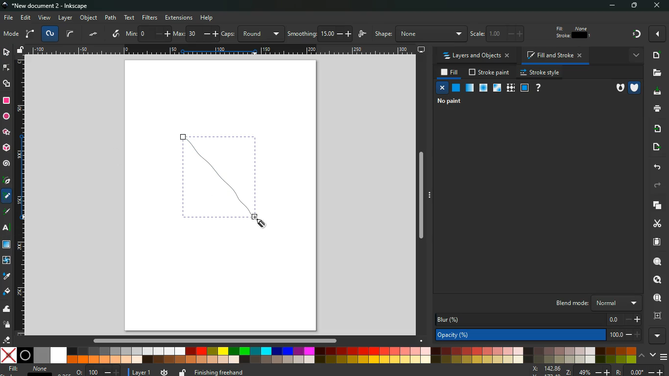  What do you see at coordinates (655, 35) in the screenshot?
I see `` at bounding box center [655, 35].